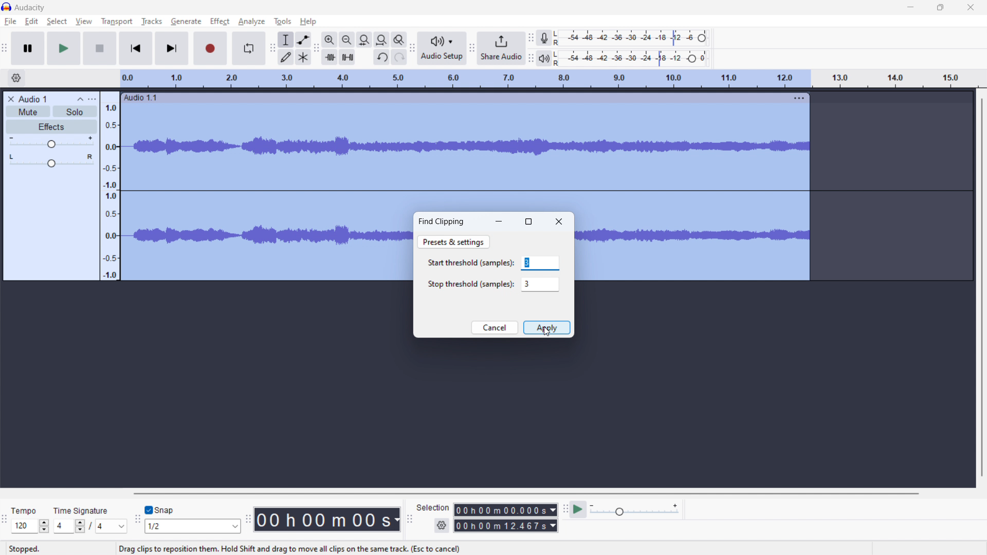 The width and height of the screenshot is (987, 555). Describe the element at coordinates (467, 263) in the screenshot. I see `Start threshold (samples):` at that location.